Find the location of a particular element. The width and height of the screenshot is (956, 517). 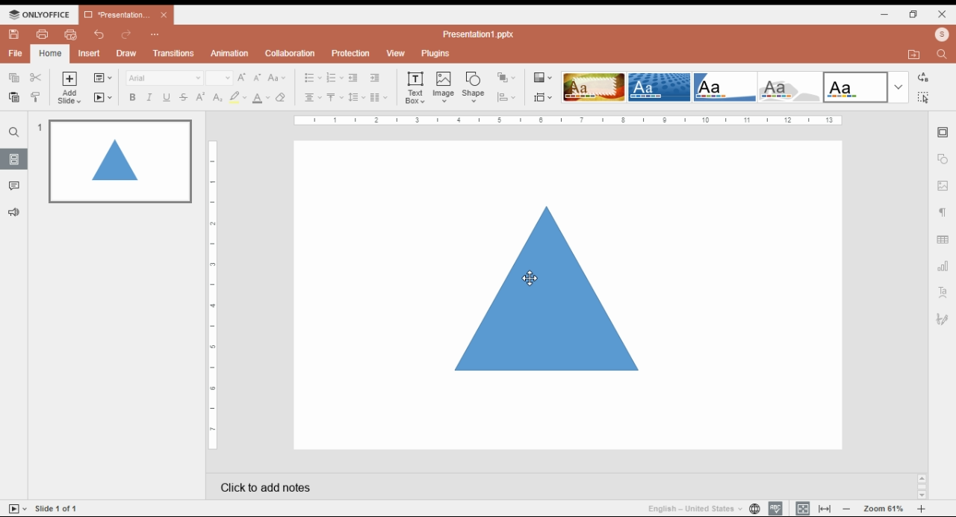

suggesstions and feedback is located at coordinates (15, 213).